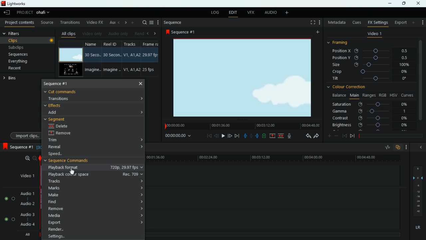 This screenshot has width=426, height=240. What do you see at coordinates (179, 136) in the screenshot?
I see `time` at bounding box center [179, 136].